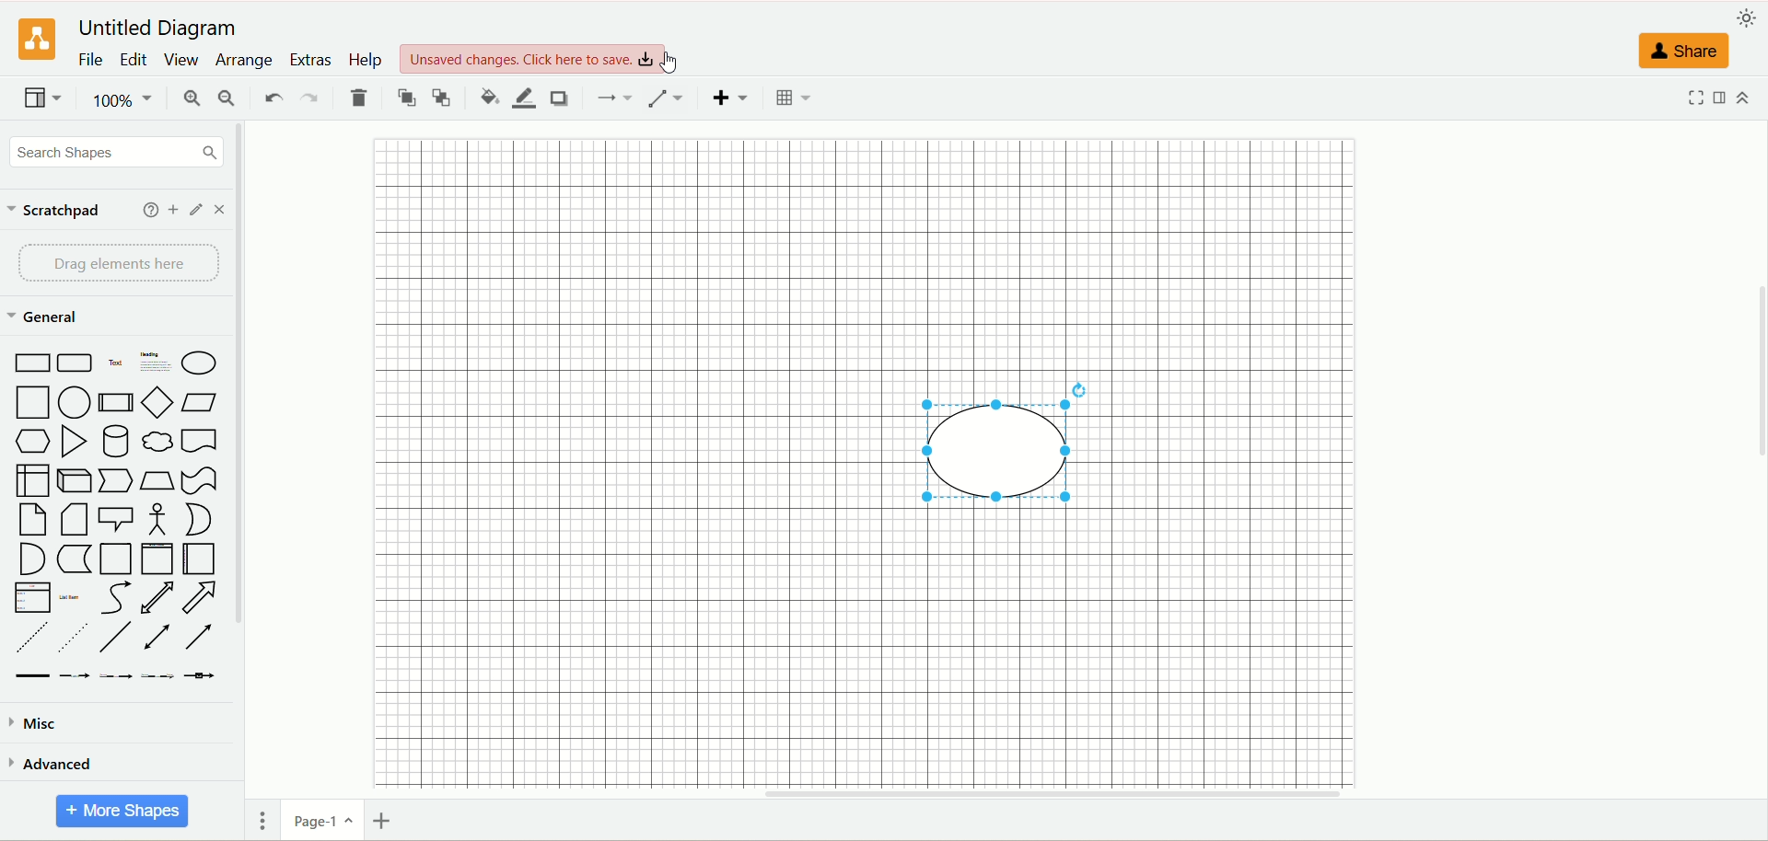 The image size is (1768, 841). Describe the element at coordinates (261, 819) in the screenshot. I see `pages` at that location.